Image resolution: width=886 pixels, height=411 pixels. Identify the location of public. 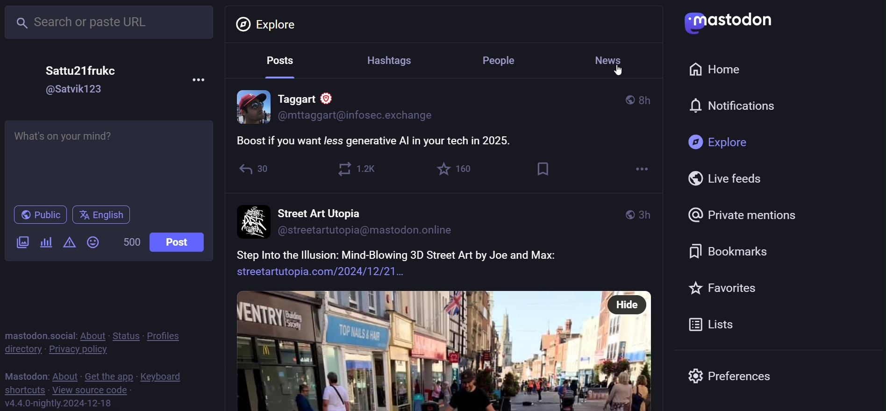
(39, 215).